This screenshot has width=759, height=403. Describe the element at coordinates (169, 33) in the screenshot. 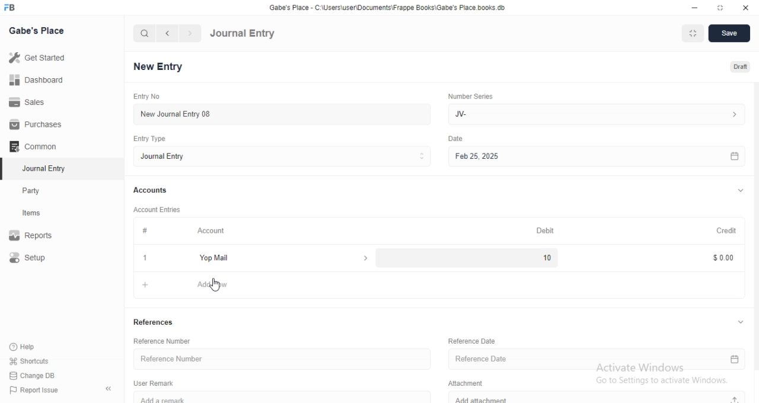

I see `navigate backward` at that location.